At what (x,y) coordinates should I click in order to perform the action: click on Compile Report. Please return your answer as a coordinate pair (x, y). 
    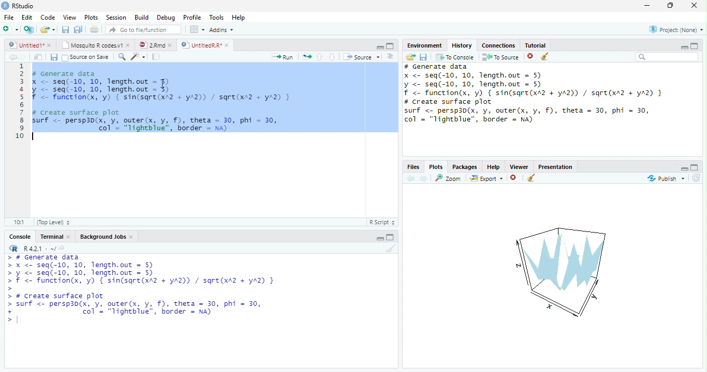
    Looking at the image, I should click on (156, 56).